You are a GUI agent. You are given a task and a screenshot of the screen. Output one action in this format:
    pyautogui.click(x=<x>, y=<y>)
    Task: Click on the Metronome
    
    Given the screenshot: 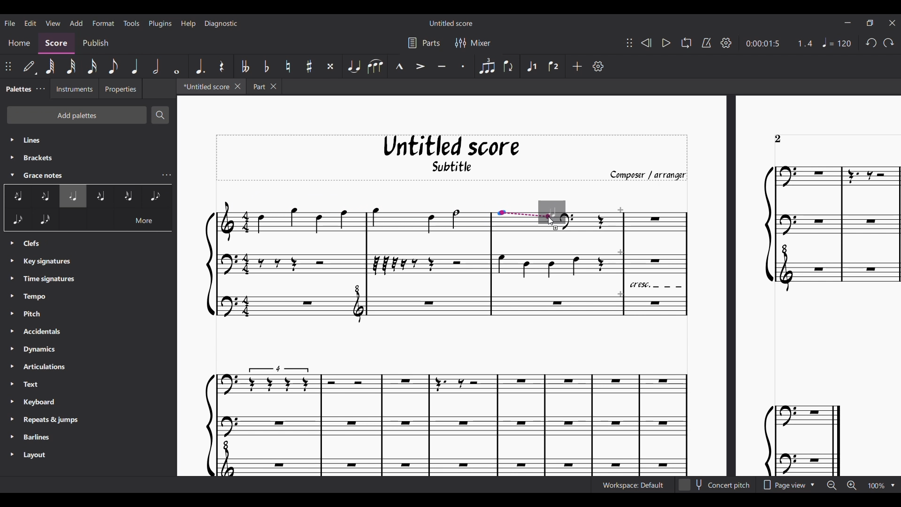 What is the action you would take?
    pyautogui.click(x=706, y=43)
    